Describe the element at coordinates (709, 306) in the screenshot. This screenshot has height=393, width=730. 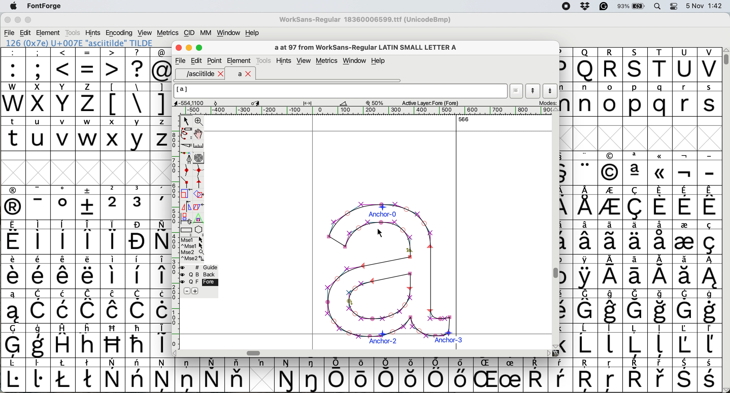
I see `symbol` at that location.